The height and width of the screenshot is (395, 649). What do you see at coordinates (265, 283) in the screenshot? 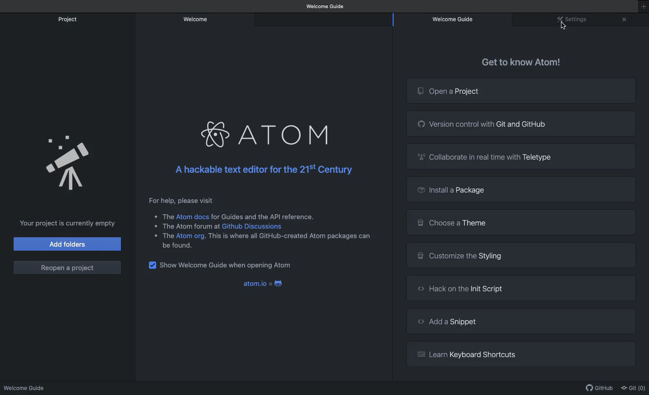
I see `atom.ioxandroid` at bounding box center [265, 283].